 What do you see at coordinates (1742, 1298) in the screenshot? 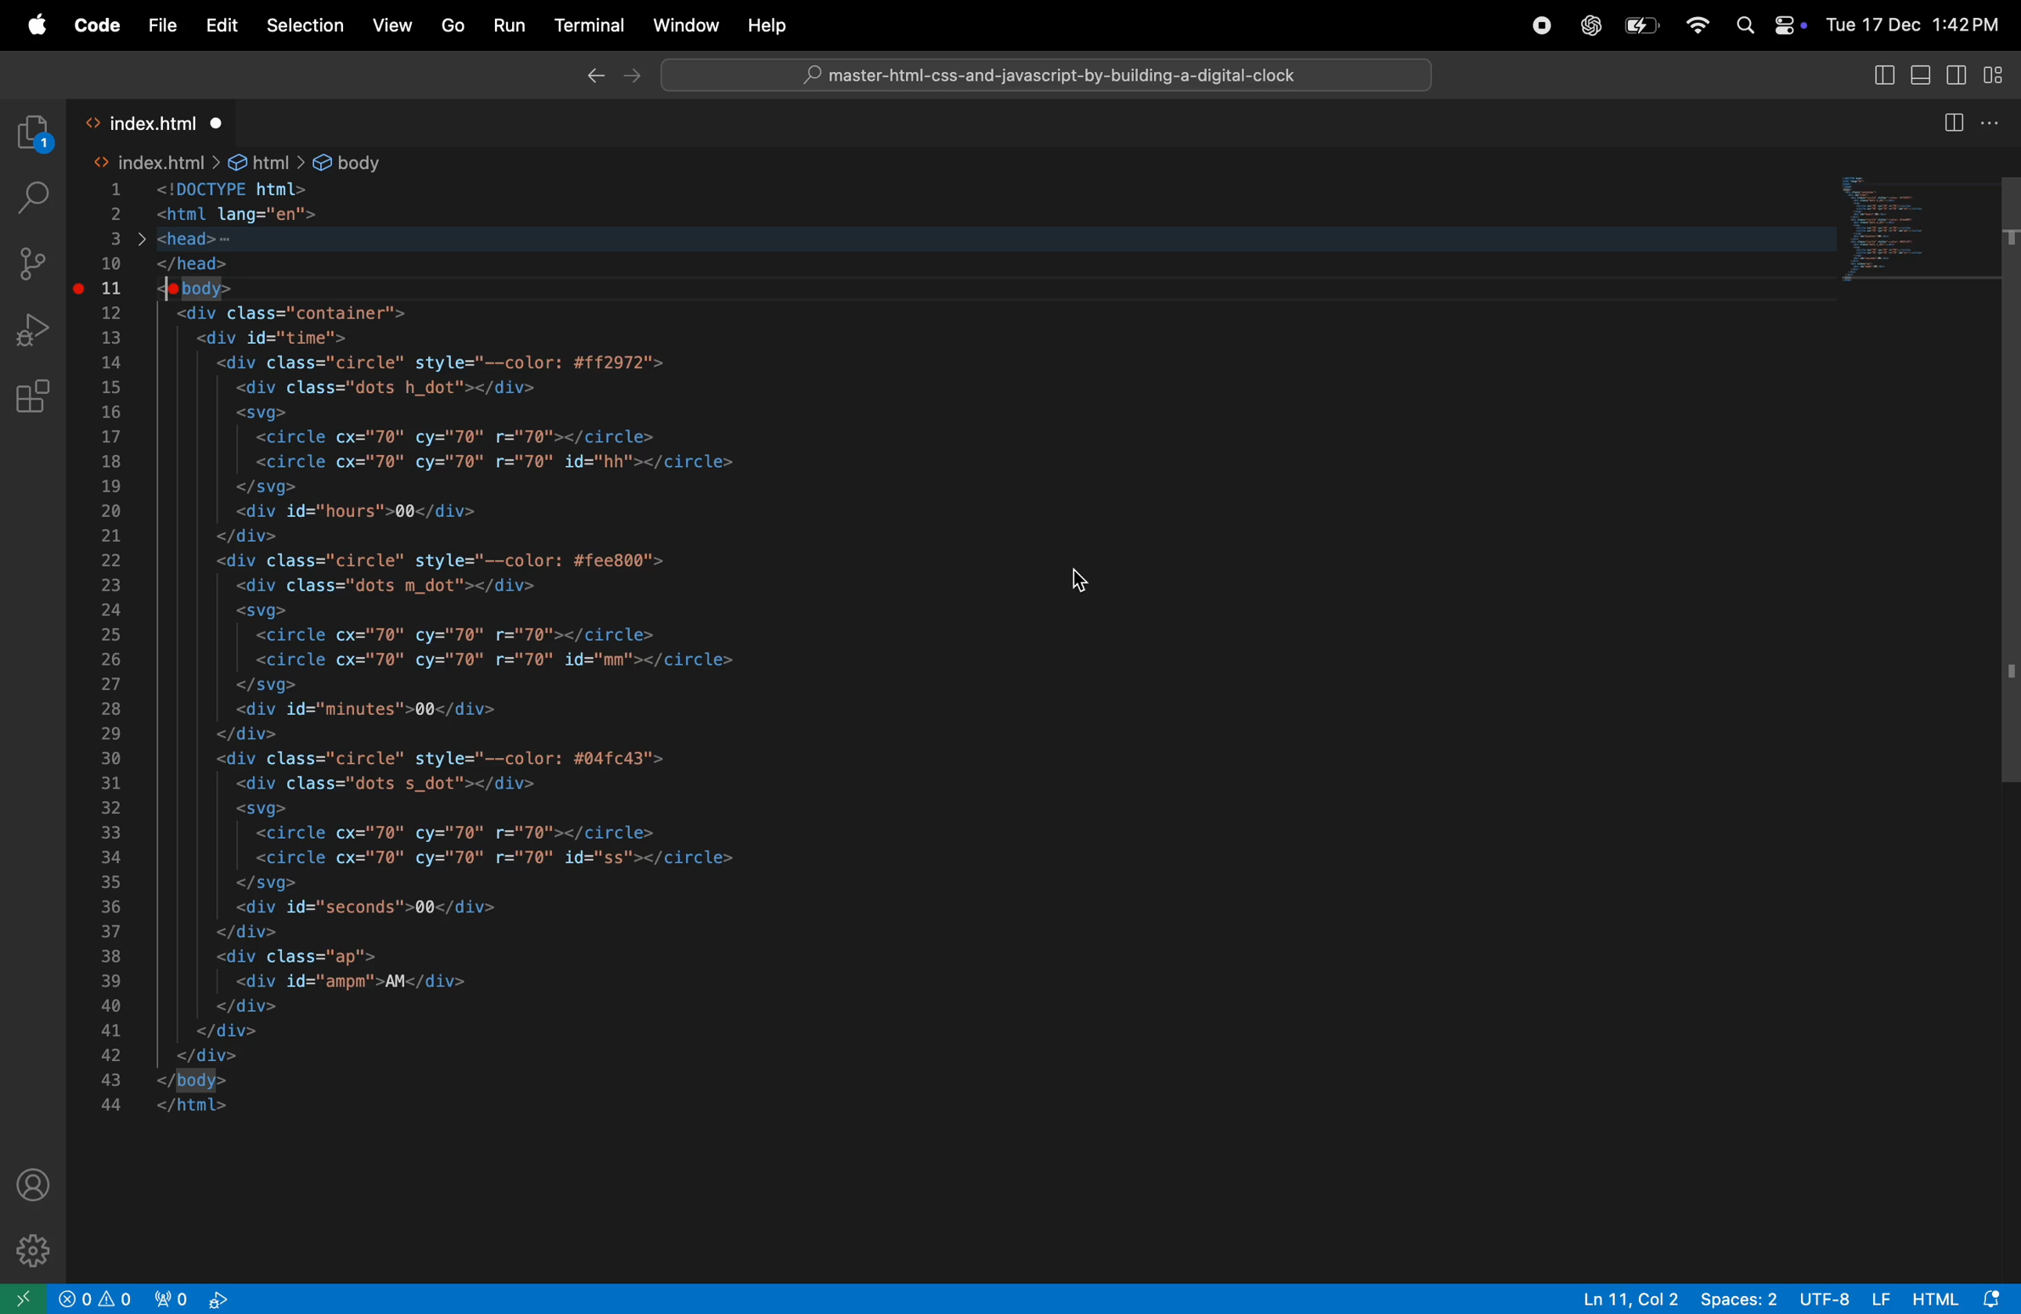
I see `Spaces: 2` at bounding box center [1742, 1298].